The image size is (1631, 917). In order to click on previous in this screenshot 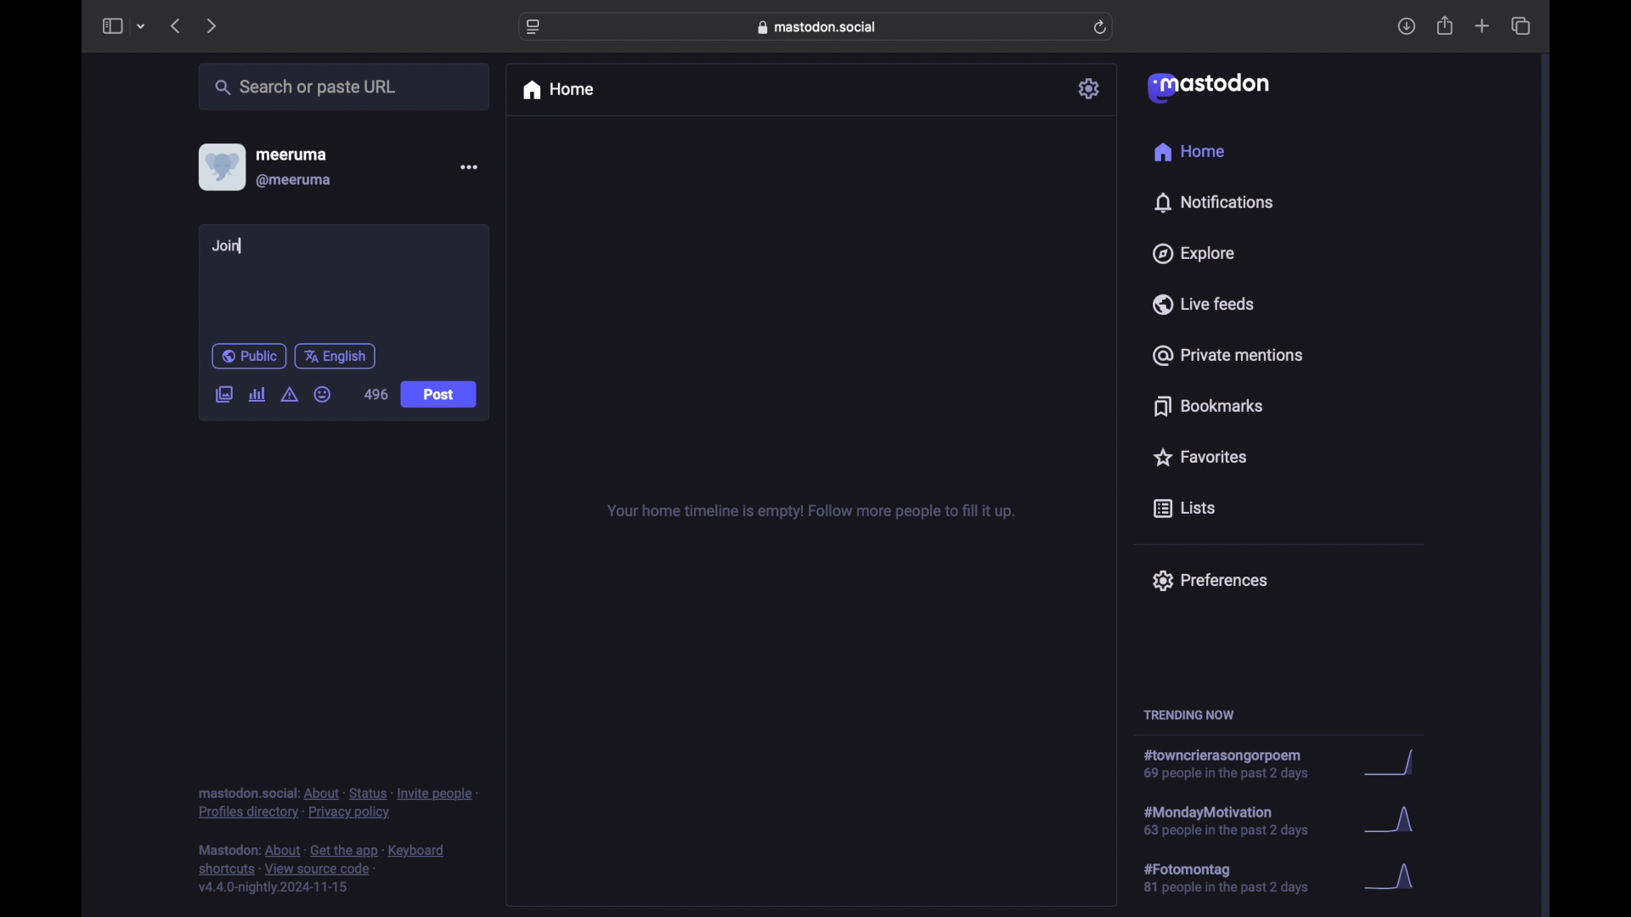, I will do `click(175, 25)`.